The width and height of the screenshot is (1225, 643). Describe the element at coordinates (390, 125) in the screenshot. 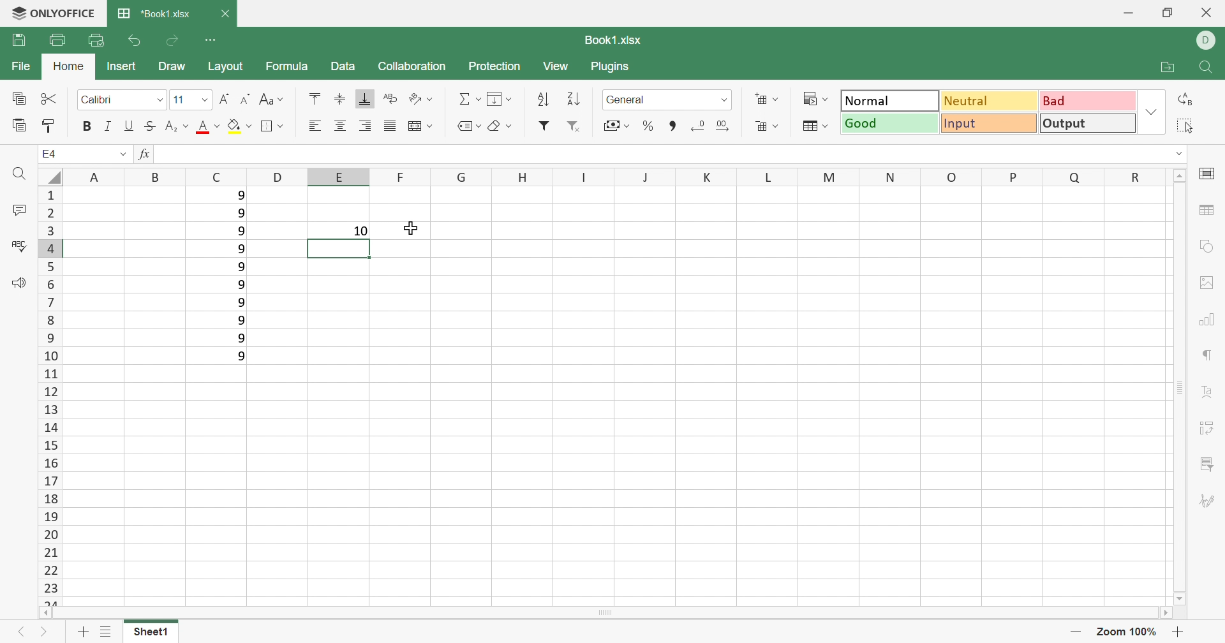

I see `Justified` at that location.